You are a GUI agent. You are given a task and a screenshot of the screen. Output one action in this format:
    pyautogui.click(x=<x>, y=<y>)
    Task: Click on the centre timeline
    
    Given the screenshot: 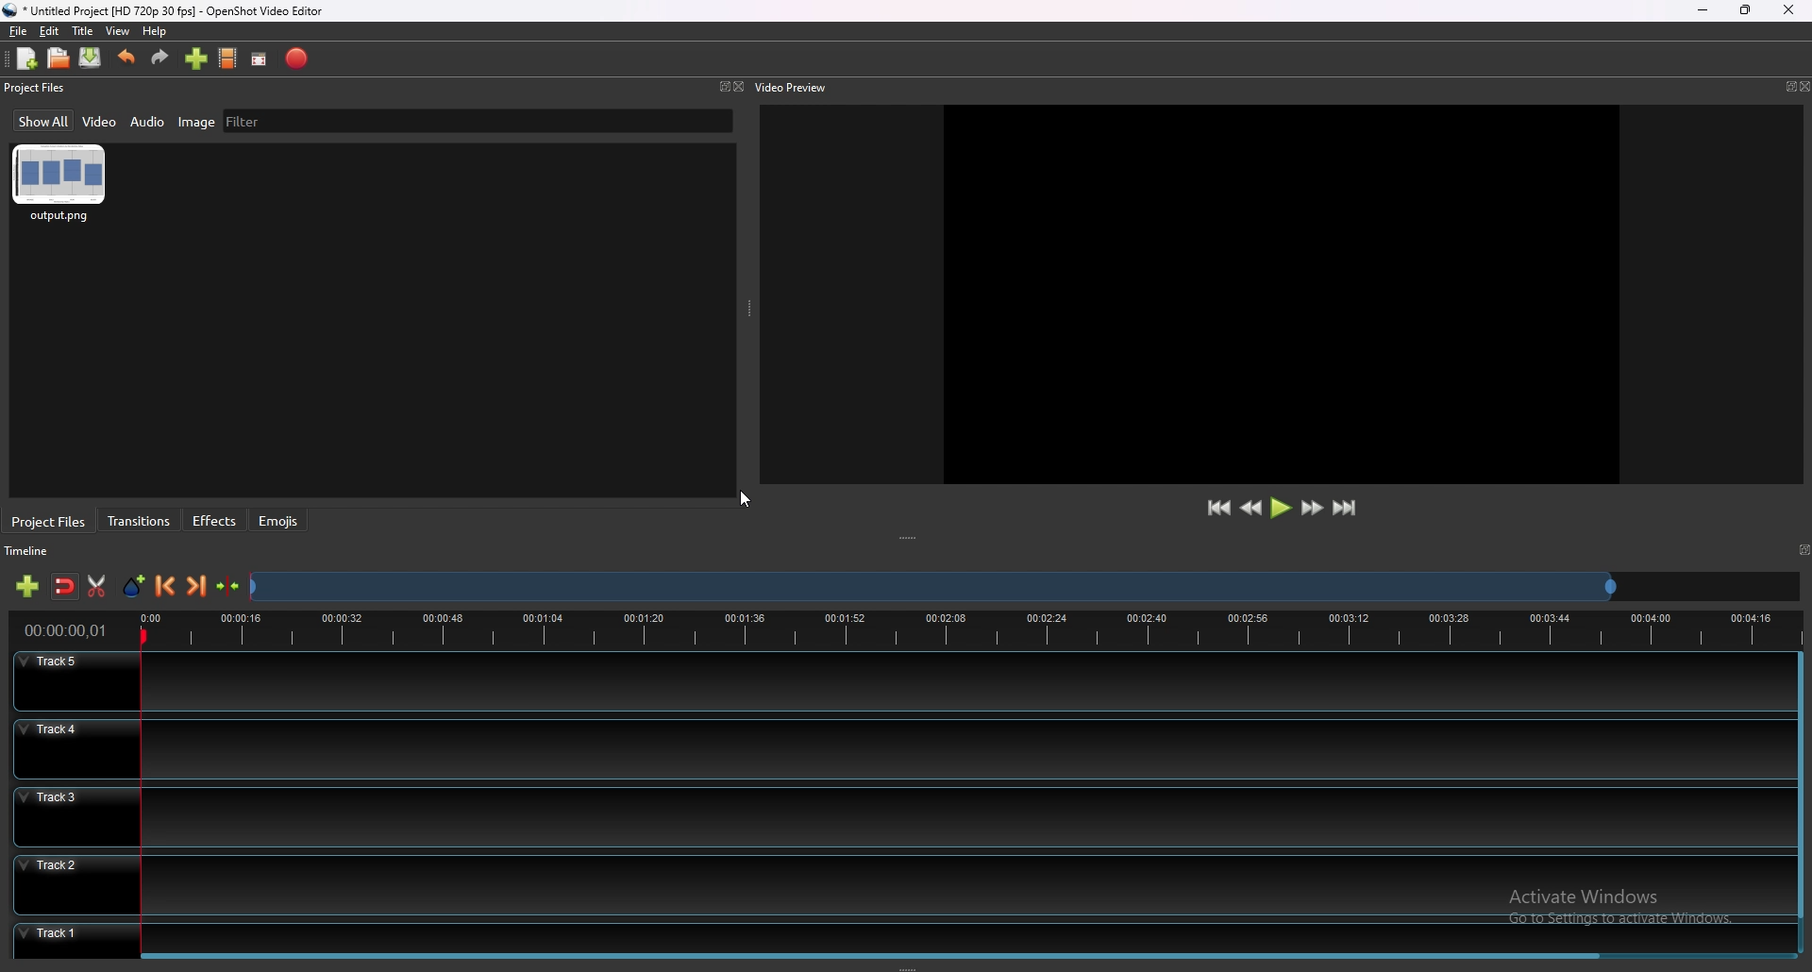 What is the action you would take?
    pyautogui.click(x=229, y=586)
    